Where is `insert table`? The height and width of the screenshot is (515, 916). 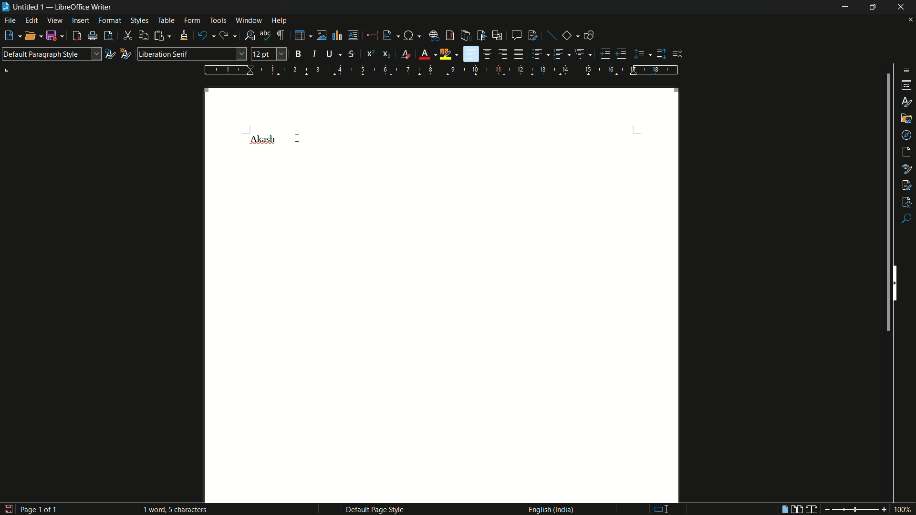 insert table is located at coordinates (300, 35).